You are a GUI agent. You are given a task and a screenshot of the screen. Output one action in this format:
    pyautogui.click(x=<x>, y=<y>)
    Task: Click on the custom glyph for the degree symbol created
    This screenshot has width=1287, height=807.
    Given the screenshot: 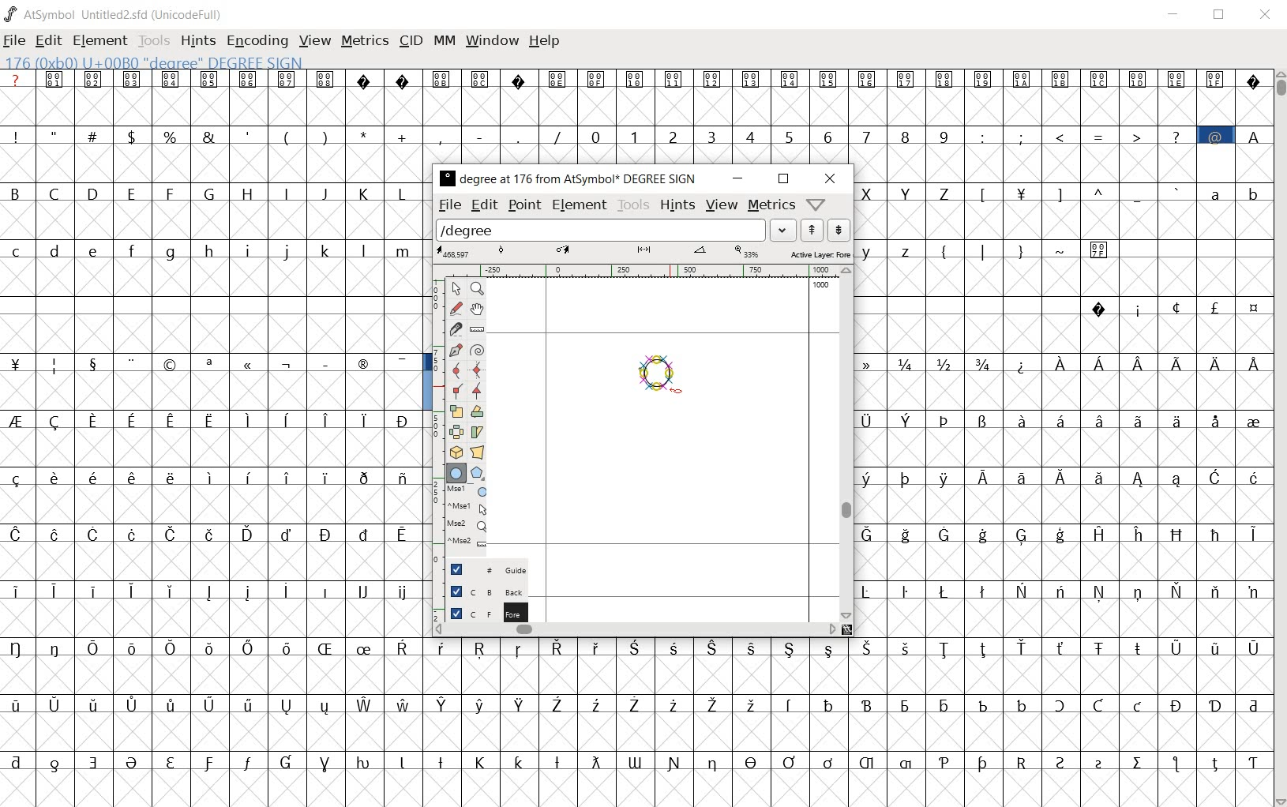 What is the action you would take?
    pyautogui.click(x=663, y=382)
    